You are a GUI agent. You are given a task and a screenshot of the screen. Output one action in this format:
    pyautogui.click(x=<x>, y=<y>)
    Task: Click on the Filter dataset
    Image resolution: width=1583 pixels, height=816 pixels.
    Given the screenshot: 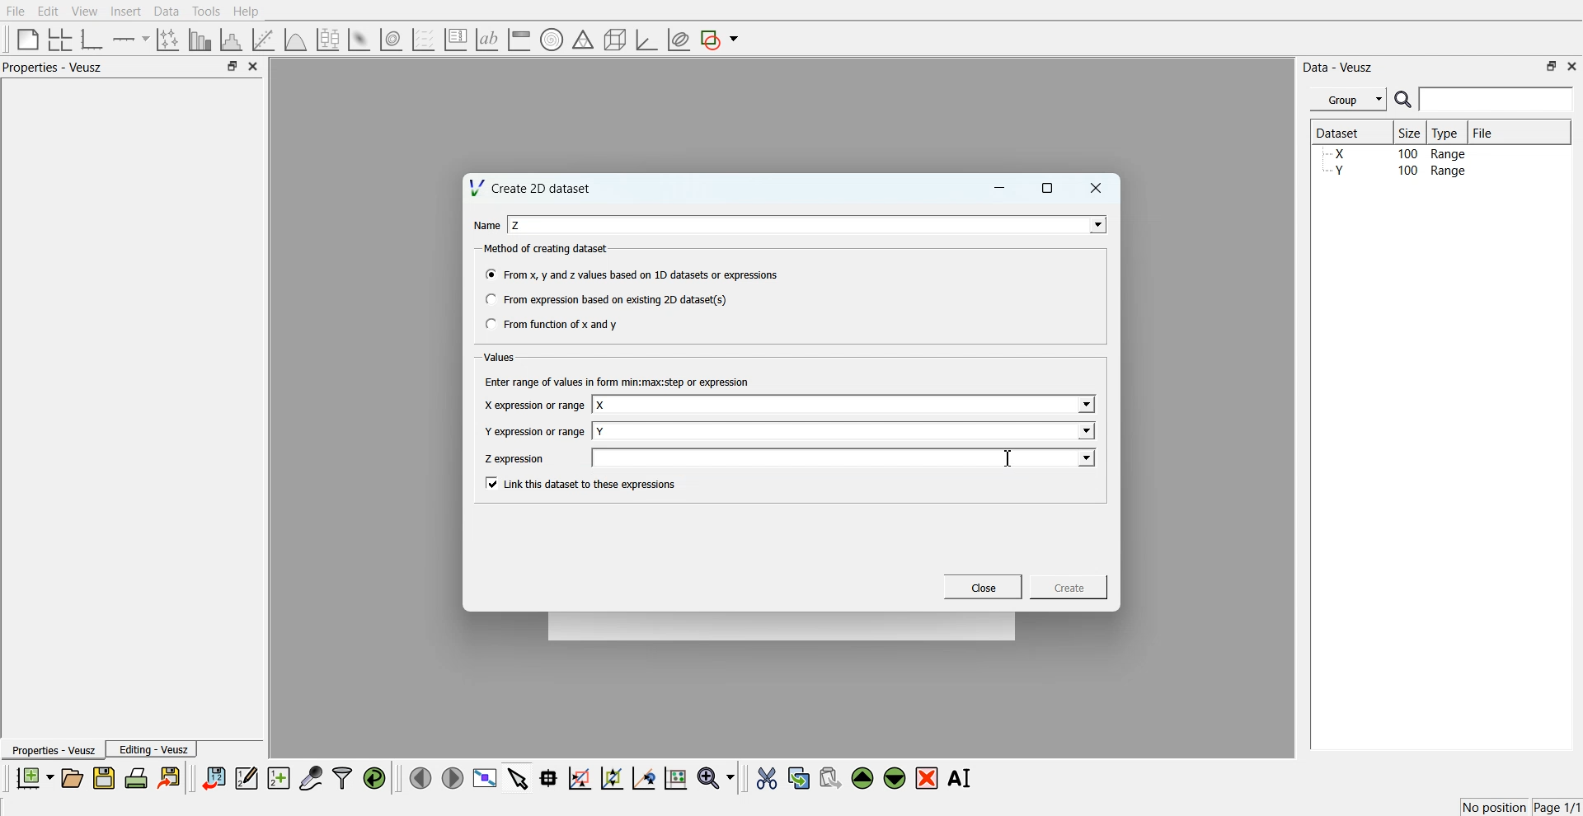 What is the action you would take?
    pyautogui.click(x=342, y=777)
    